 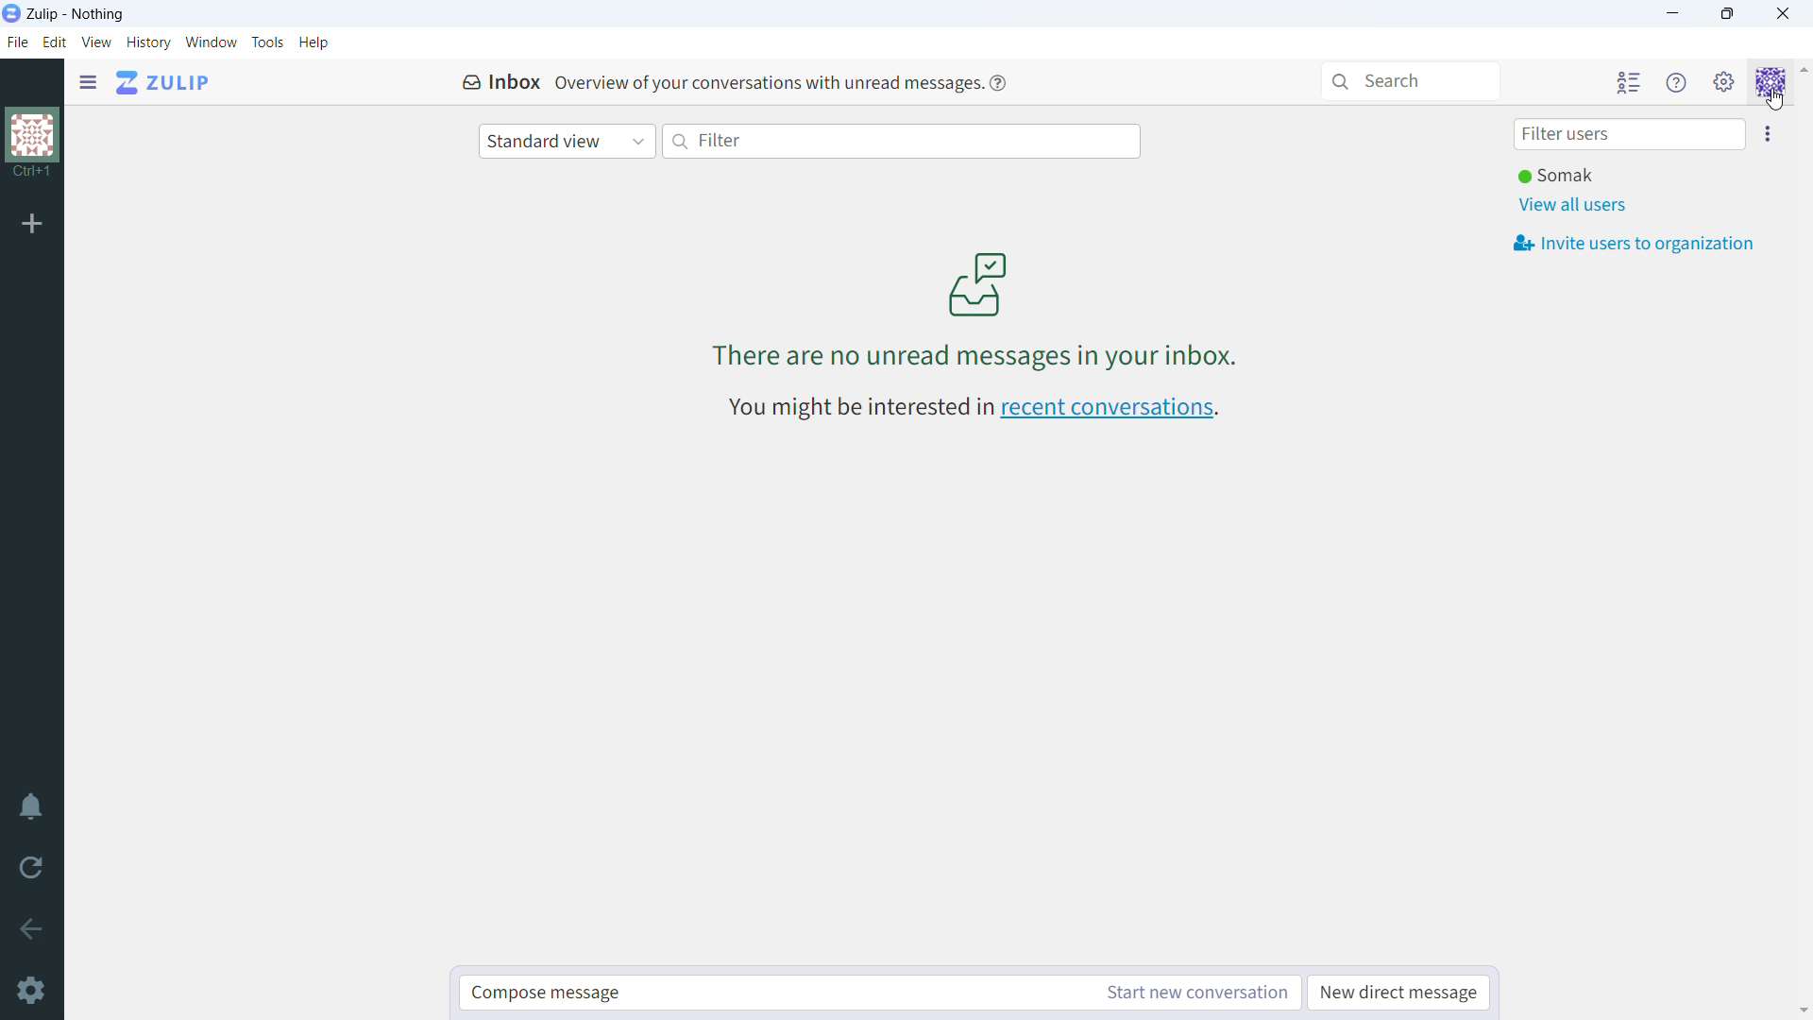 What do you see at coordinates (973, 406) in the screenshot?
I see `recent conversationa` at bounding box center [973, 406].